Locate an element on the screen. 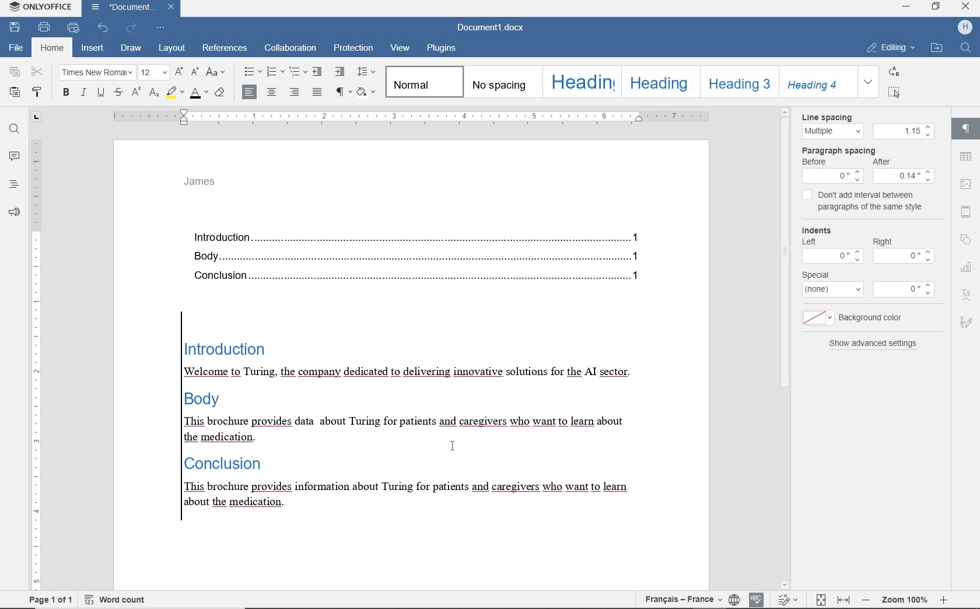  zoom out is located at coordinates (864, 601).